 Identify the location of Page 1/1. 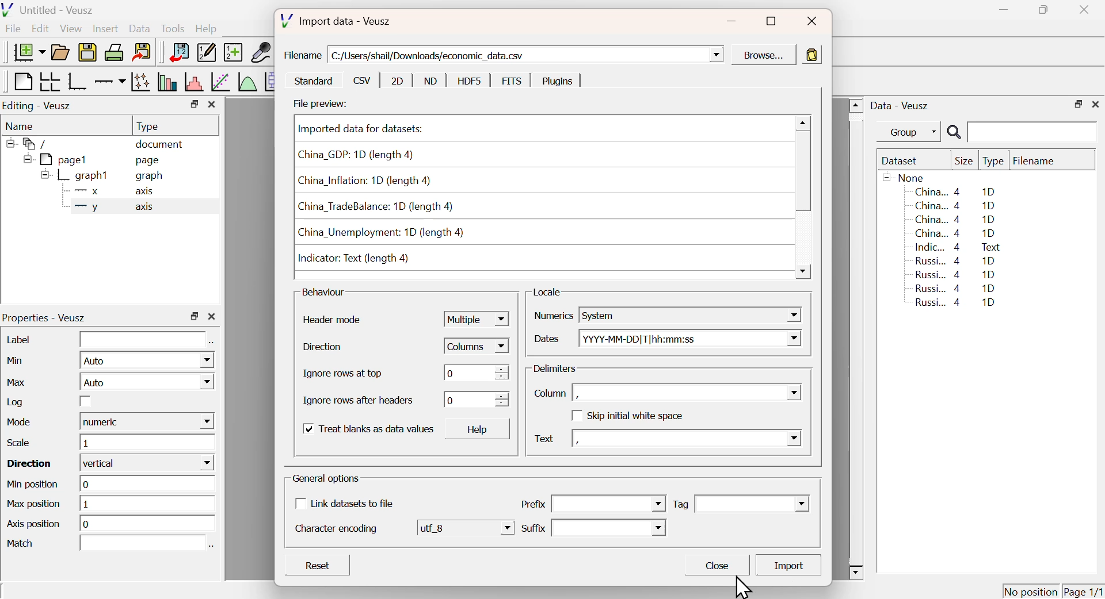
(1082, 591).